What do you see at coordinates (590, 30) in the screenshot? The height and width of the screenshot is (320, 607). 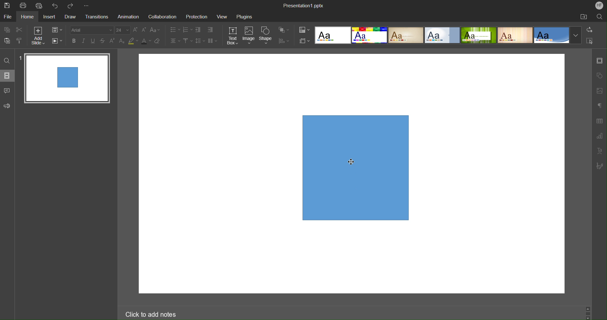 I see `Replace` at bounding box center [590, 30].